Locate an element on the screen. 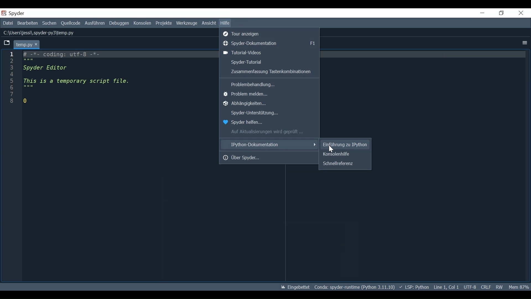  Spyder Tutorial is located at coordinates (269, 62).